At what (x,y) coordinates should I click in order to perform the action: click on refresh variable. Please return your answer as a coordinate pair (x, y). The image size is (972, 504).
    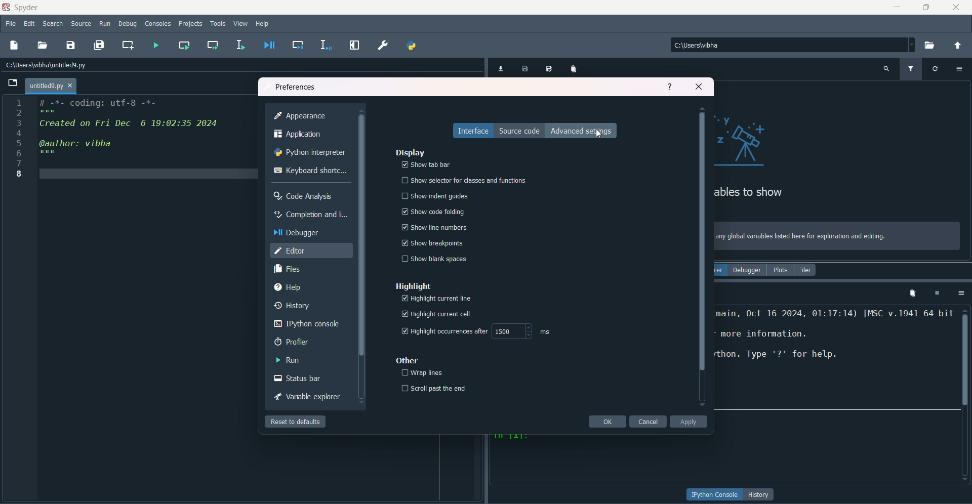
    Looking at the image, I should click on (935, 68).